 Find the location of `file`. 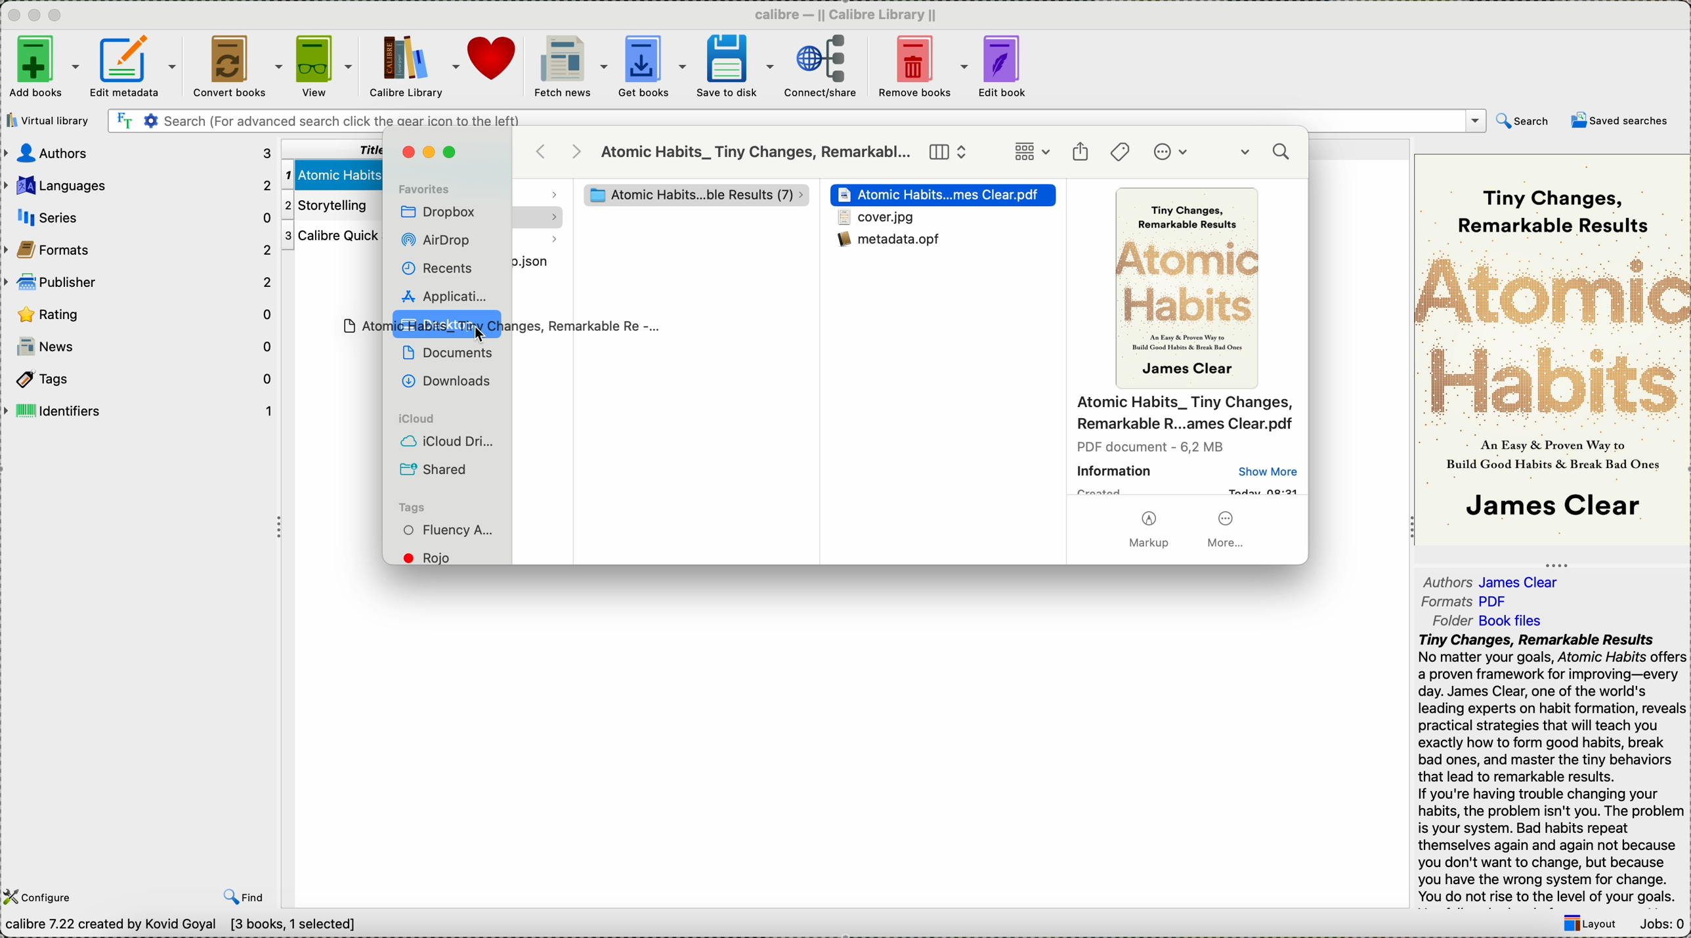

file is located at coordinates (539, 262).